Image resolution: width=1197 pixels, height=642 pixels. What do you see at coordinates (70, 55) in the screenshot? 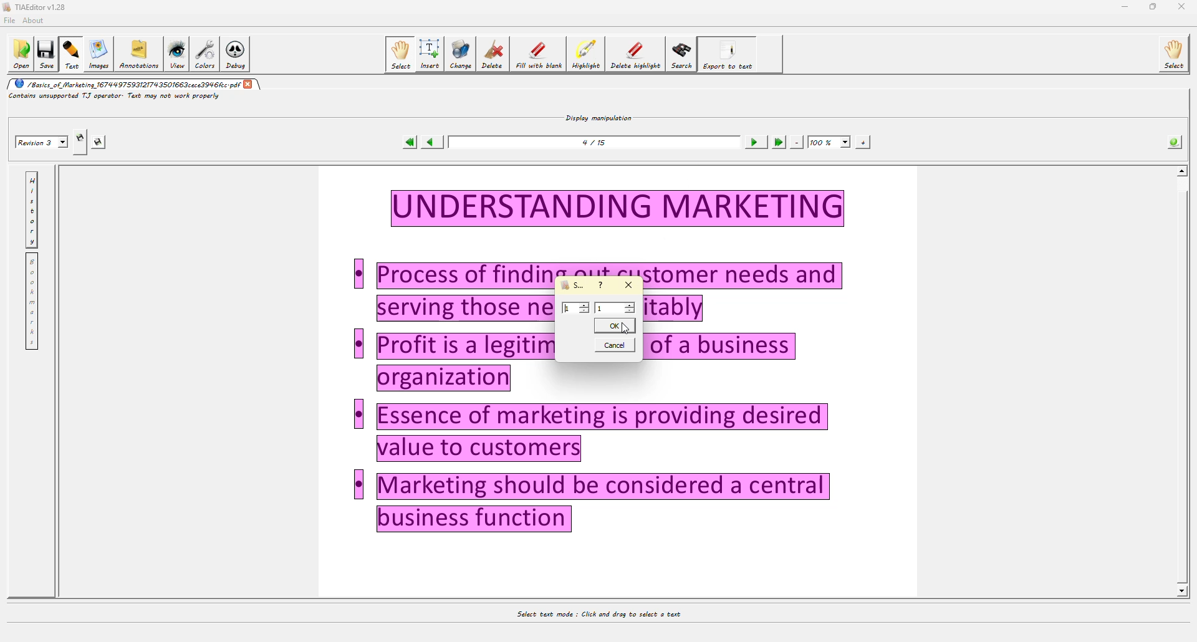
I see `text` at bounding box center [70, 55].